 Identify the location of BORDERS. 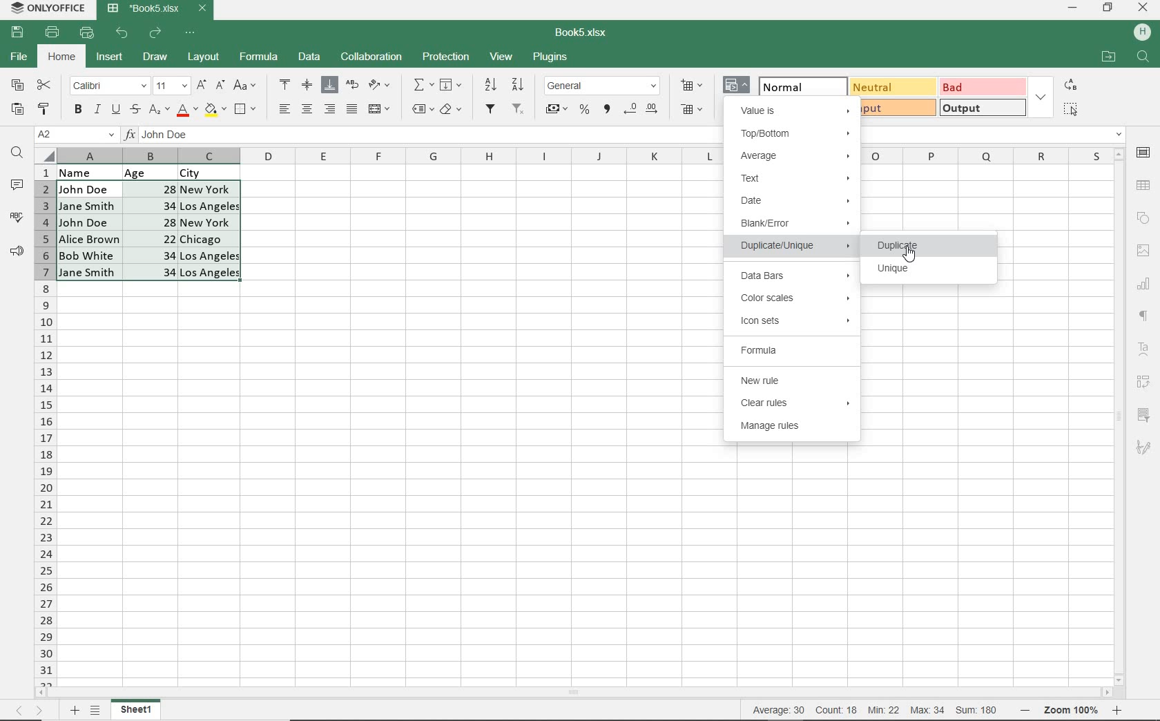
(247, 110).